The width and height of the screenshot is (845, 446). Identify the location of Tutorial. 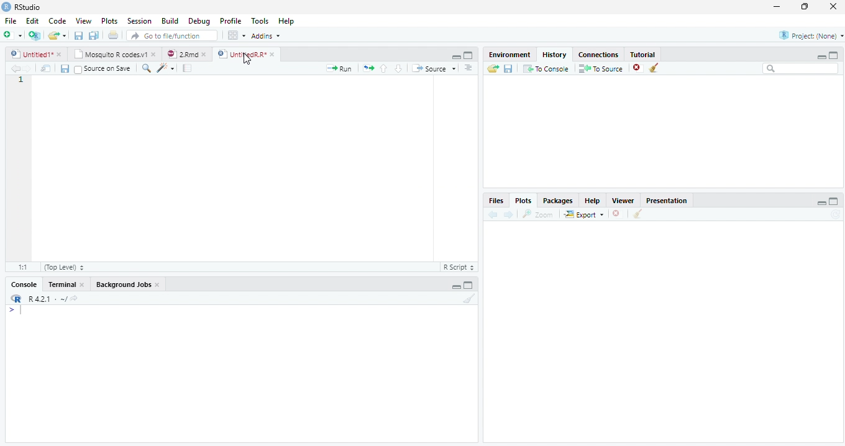
(643, 54).